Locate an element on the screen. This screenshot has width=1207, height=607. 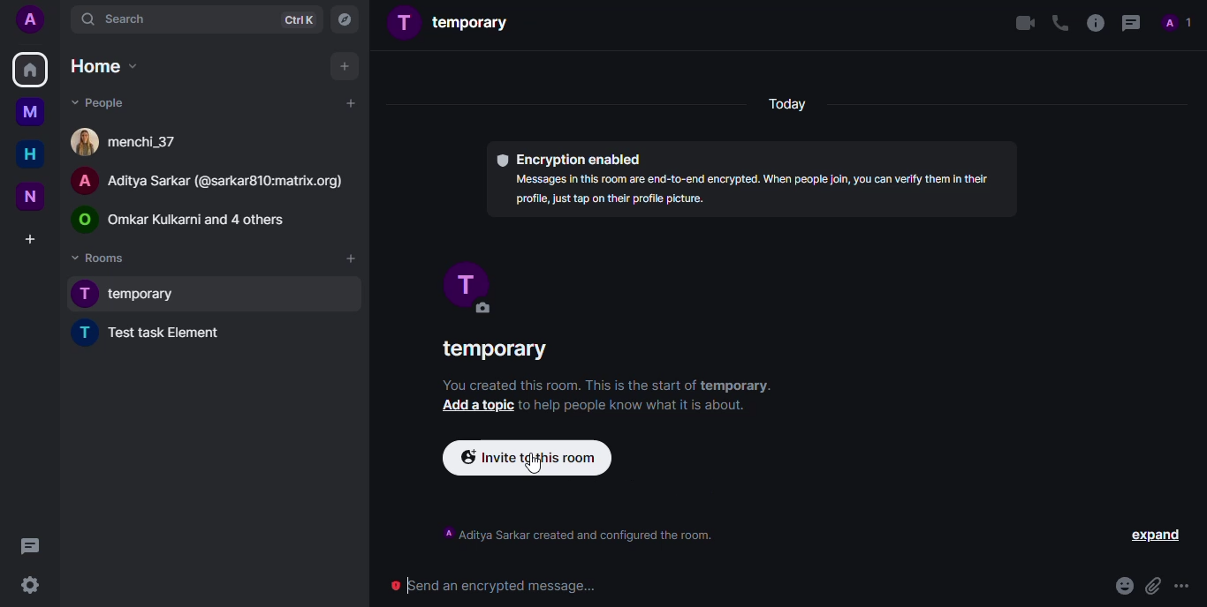
T temporary is located at coordinates (451, 26).